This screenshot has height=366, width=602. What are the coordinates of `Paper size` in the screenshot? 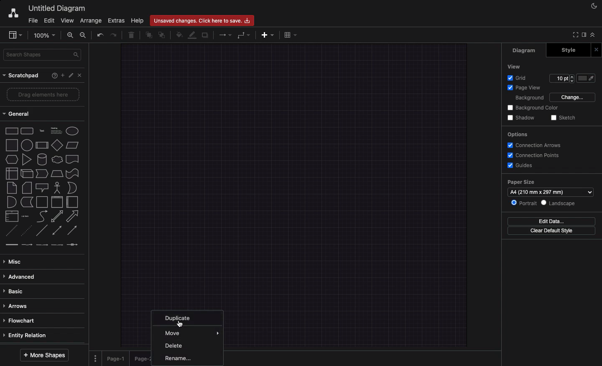 It's located at (522, 182).